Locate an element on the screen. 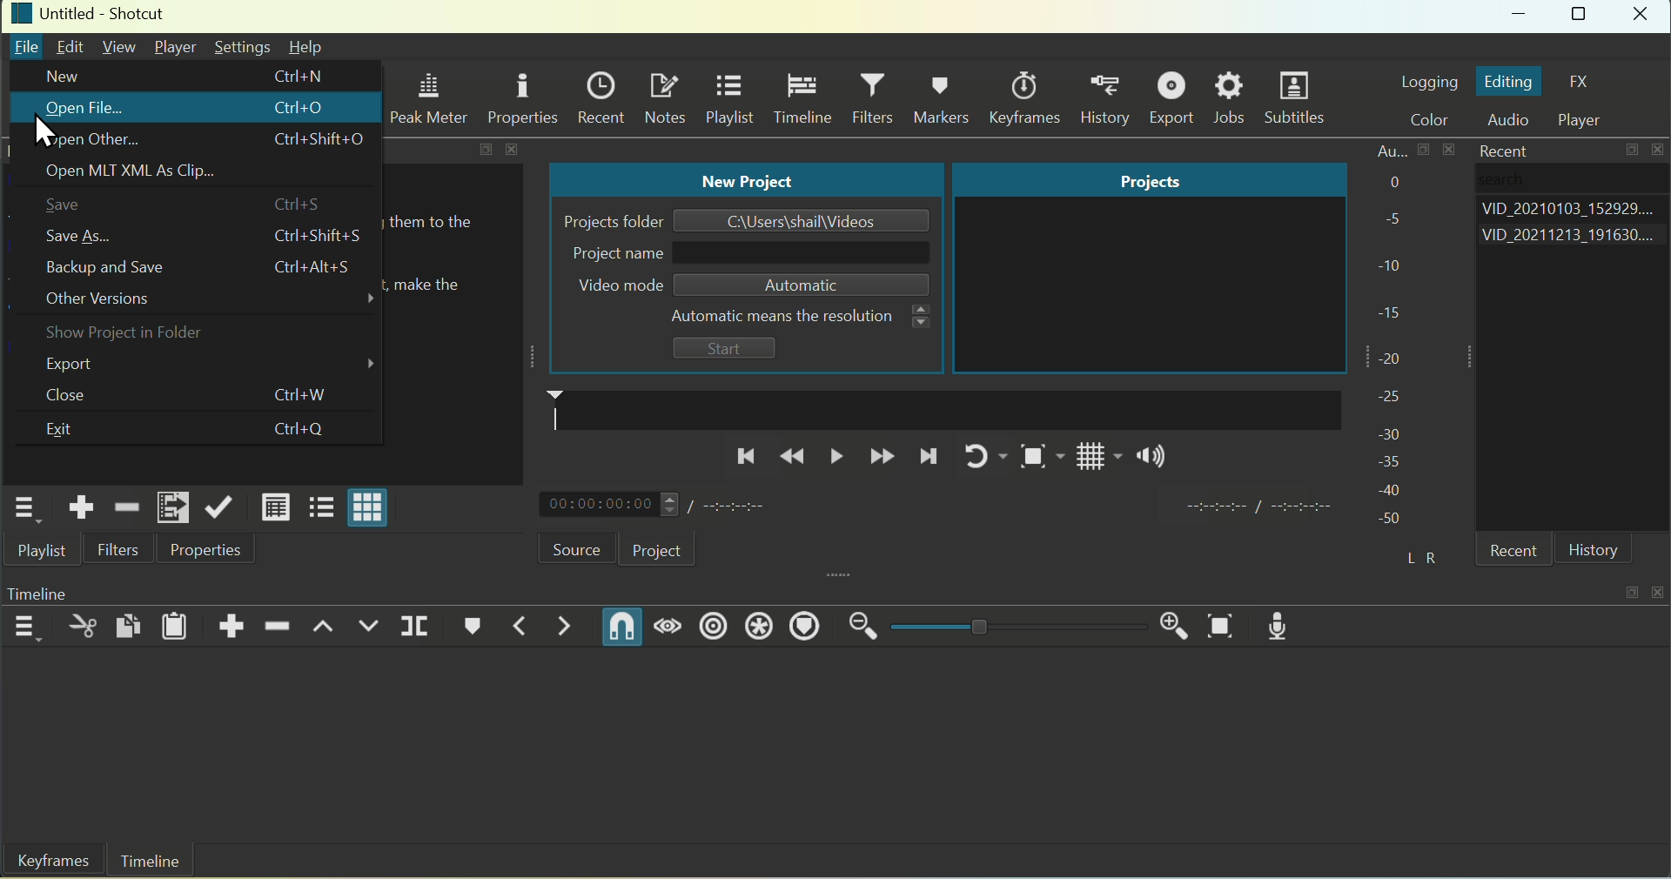 This screenshot has width=1671, height=879. Projects Folder is located at coordinates (601, 225).